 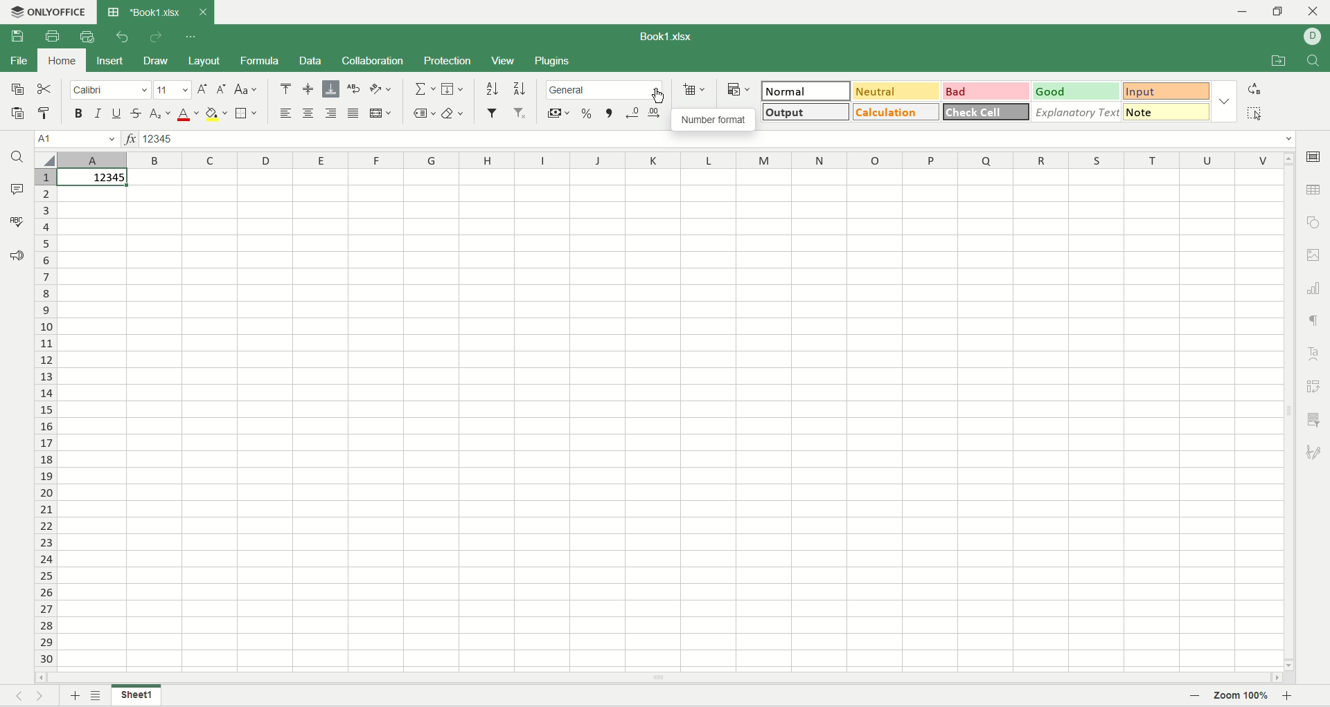 I want to click on style options, so click(x=1224, y=101).